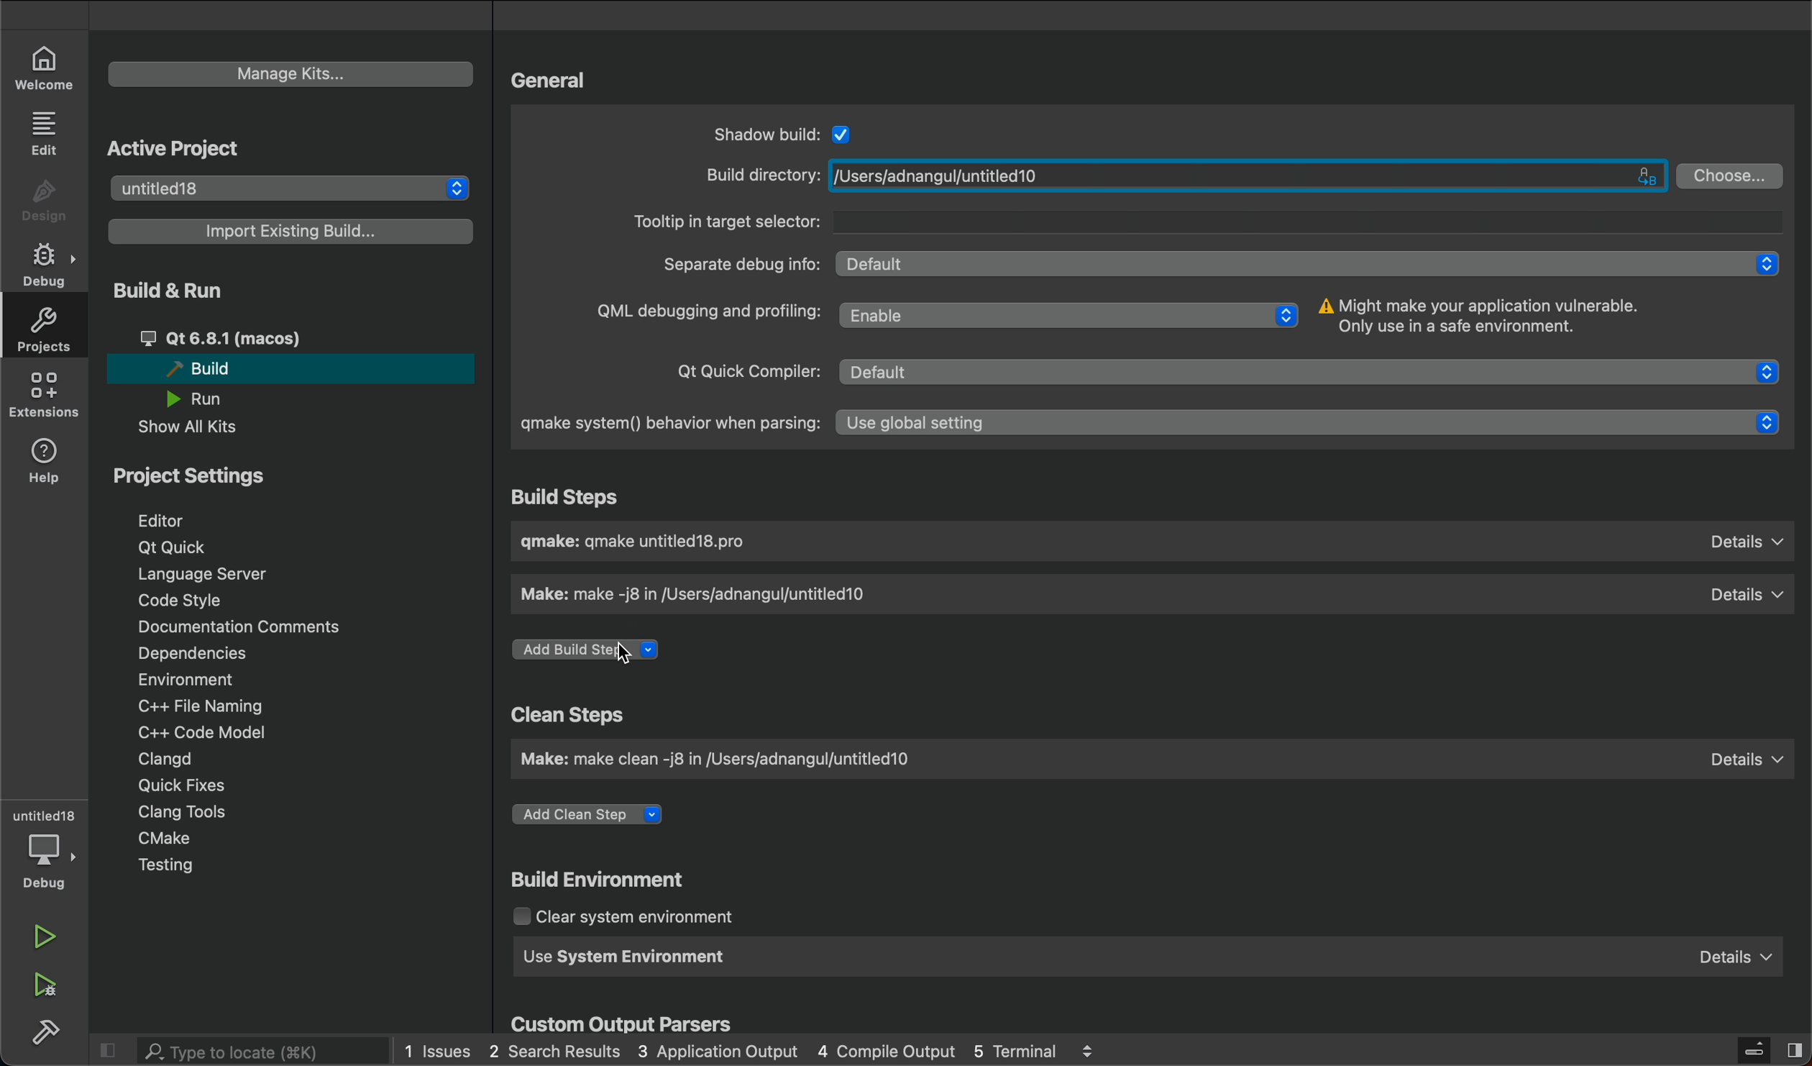 The image size is (1812, 1066). I want to click on Editor, so click(163, 519).